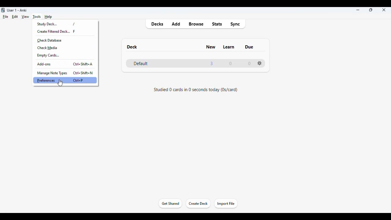  I want to click on preferences Ctrl+P, so click(66, 80).